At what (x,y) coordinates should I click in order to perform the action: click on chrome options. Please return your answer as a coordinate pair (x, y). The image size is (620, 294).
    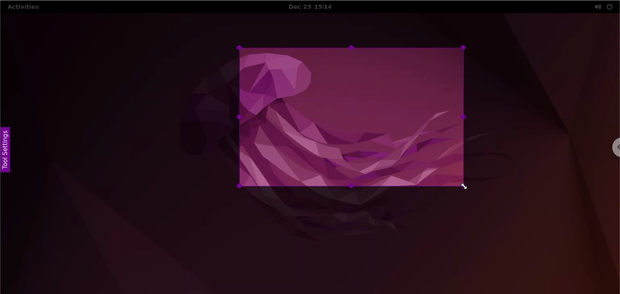
    Looking at the image, I should click on (611, 147).